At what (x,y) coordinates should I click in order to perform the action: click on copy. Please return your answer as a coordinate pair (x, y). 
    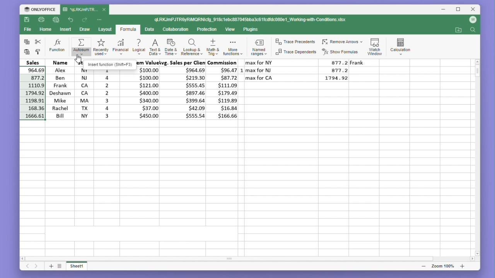
    Looking at the image, I should click on (26, 42).